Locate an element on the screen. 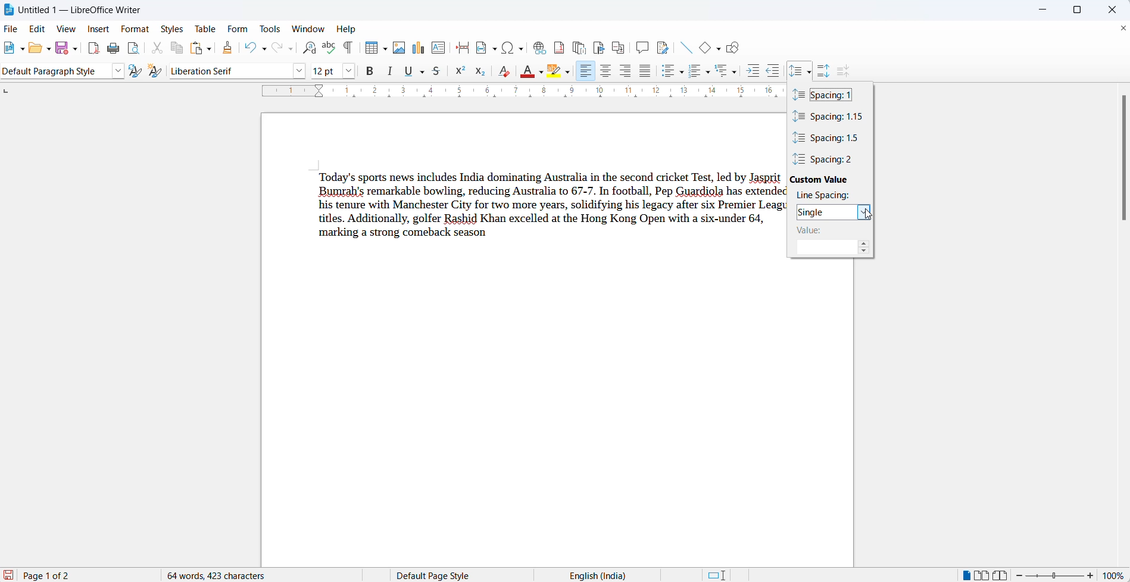 This screenshot has width=1130, height=582. table grid is located at coordinates (385, 51).